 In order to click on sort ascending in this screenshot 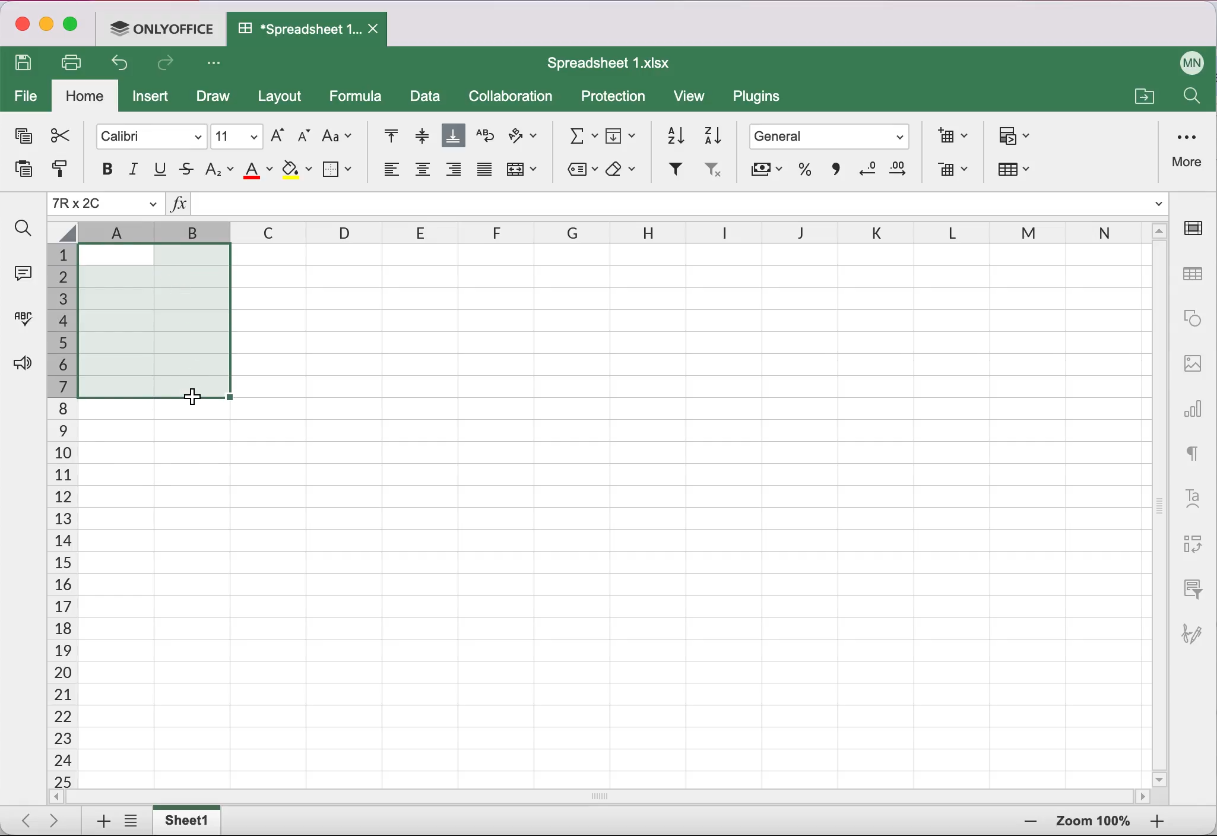, I will do `click(670, 133)`.